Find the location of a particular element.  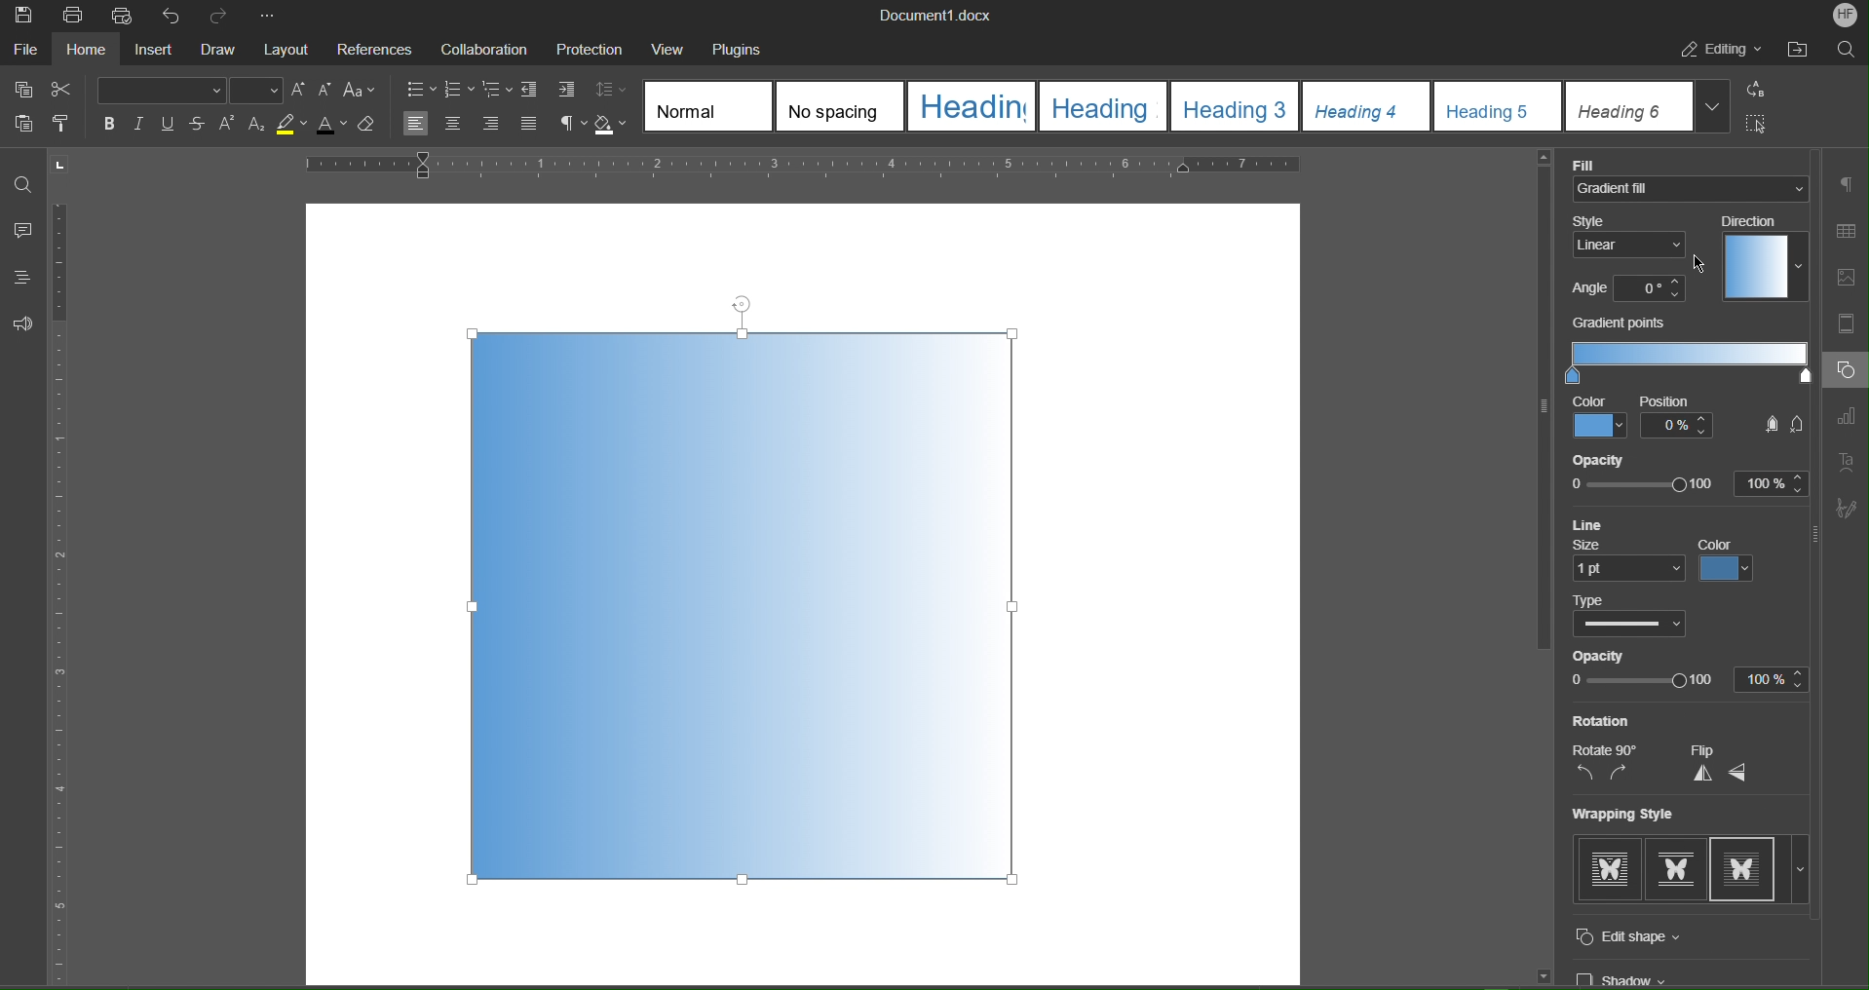

Edit shape is located at coordinates (1653, 934).